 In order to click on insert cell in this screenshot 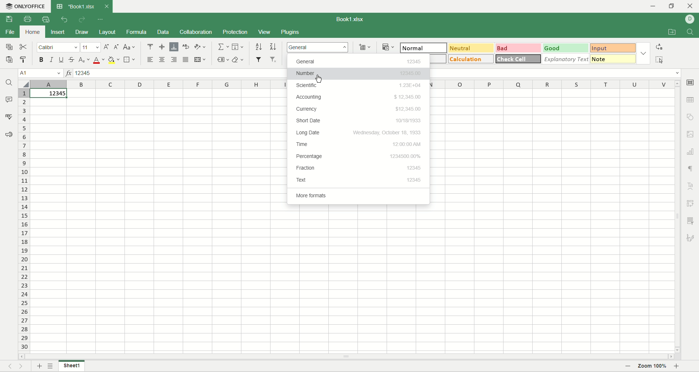, I will do `click(365, 47)`.